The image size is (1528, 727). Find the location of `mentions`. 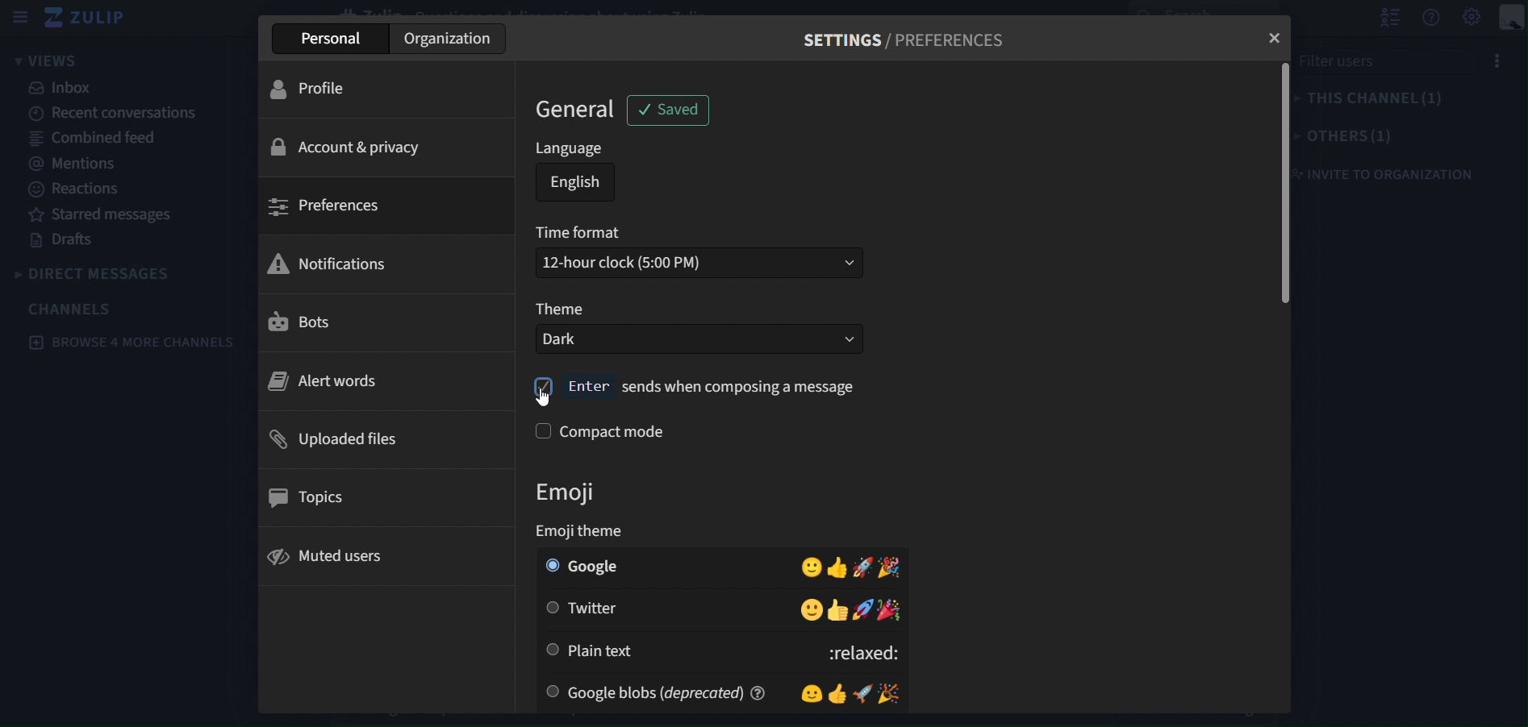

mentions is located at coordinates (69, 164).